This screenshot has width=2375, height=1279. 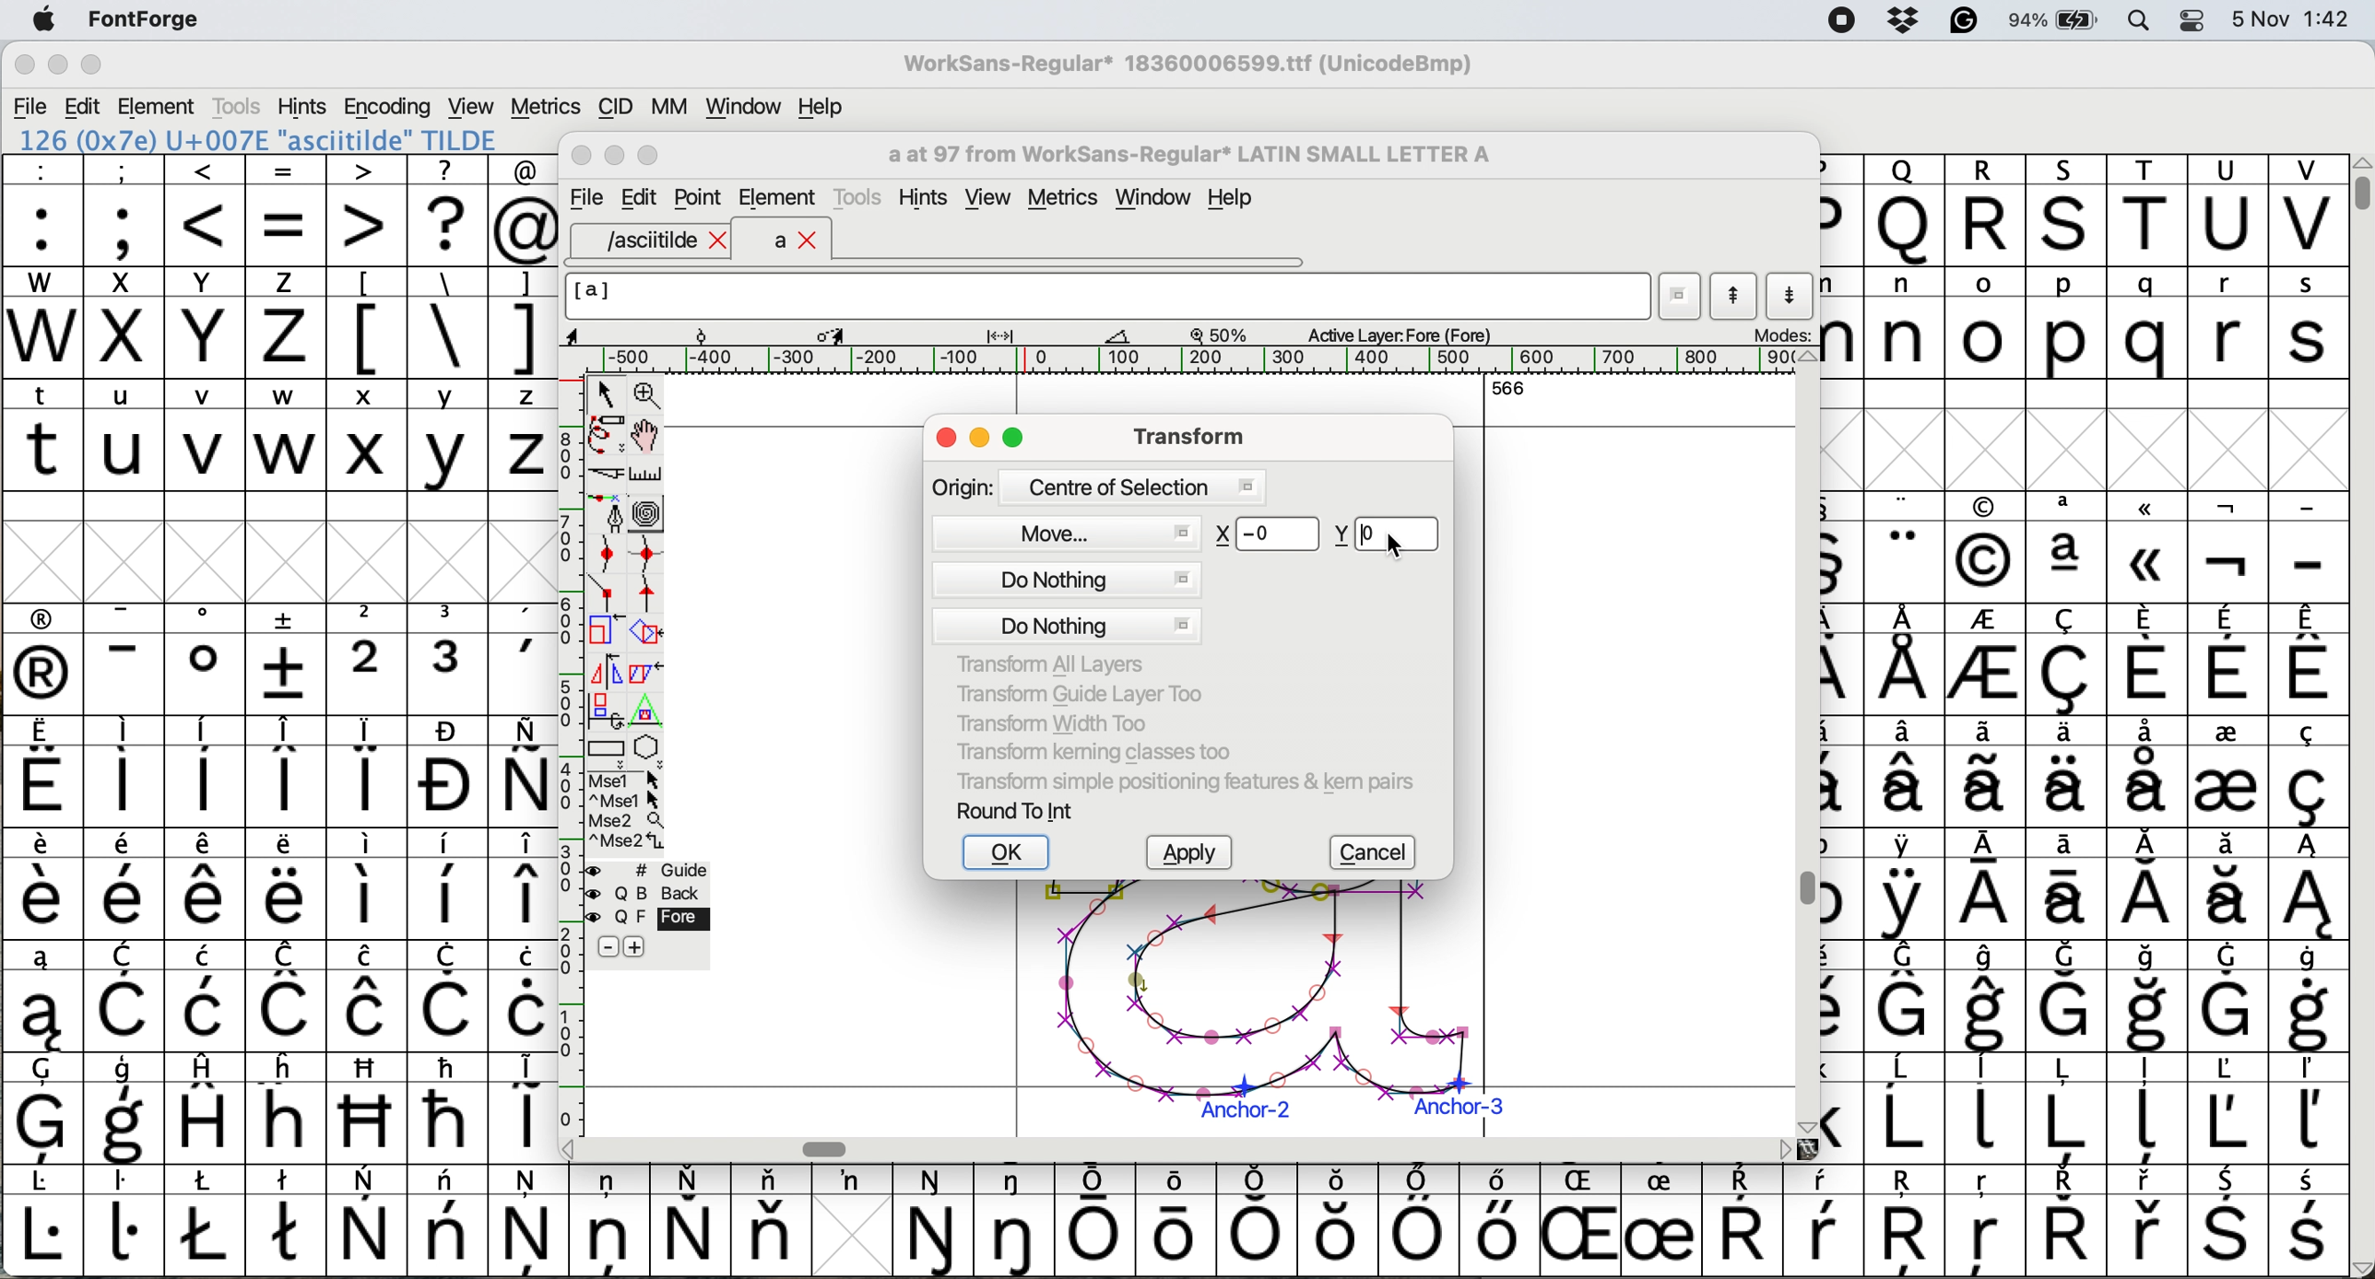 I want to click on symbol, so click(x=2306, y=1109).